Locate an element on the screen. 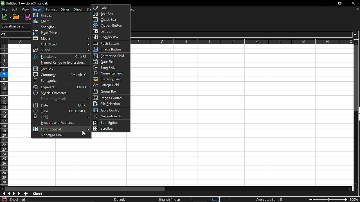 This screenshot has width=360, height=202. Group Box is located at coordinates (107, 91).